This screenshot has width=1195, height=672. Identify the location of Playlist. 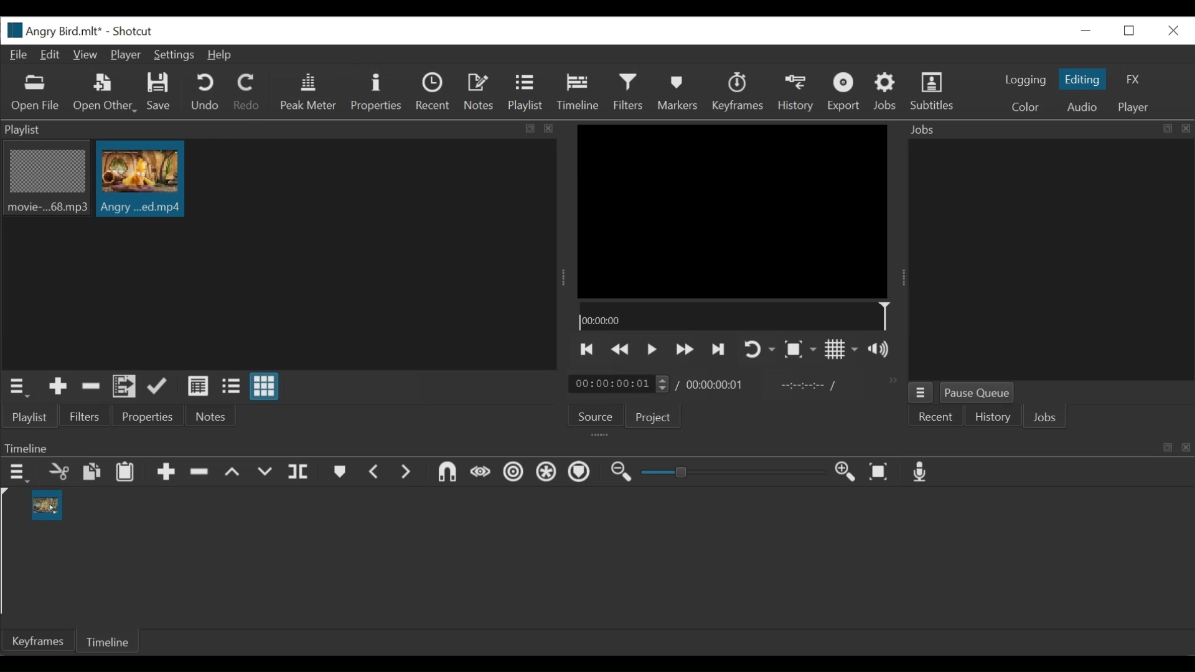
(527, 93).